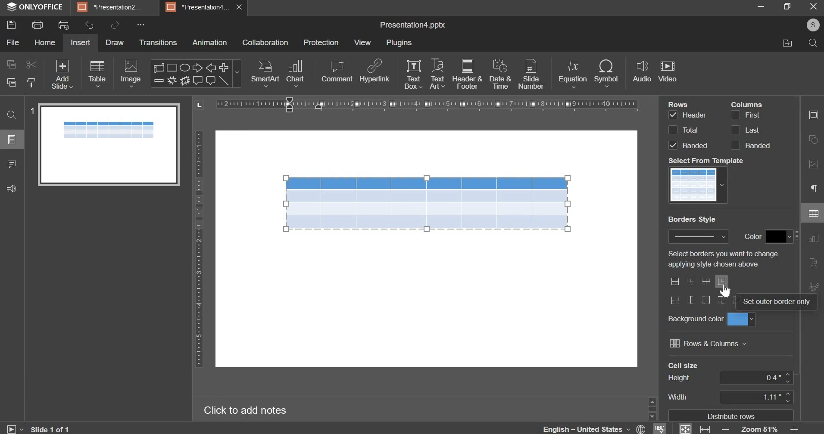 Image resolution: width=824 pixels, height=434 pixels. I want to click on English - United States, so click(587, 429).